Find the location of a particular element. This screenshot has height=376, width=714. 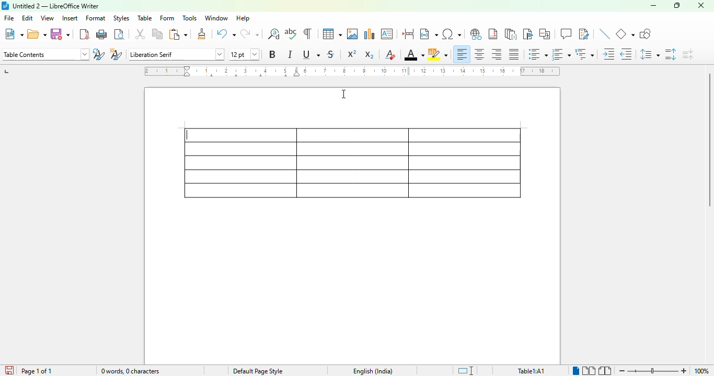

set page style is located at coordinates (45, 54).